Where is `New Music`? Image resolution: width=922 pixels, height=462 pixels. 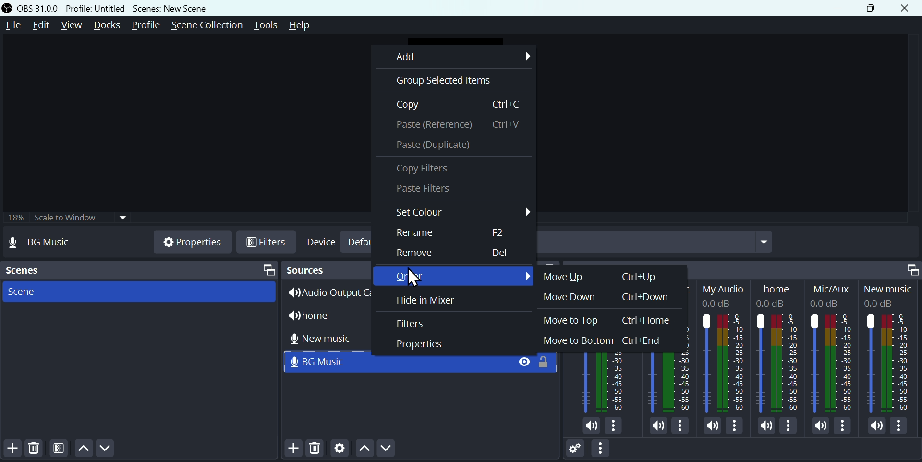
New Music is located at coordinates (891, 349).